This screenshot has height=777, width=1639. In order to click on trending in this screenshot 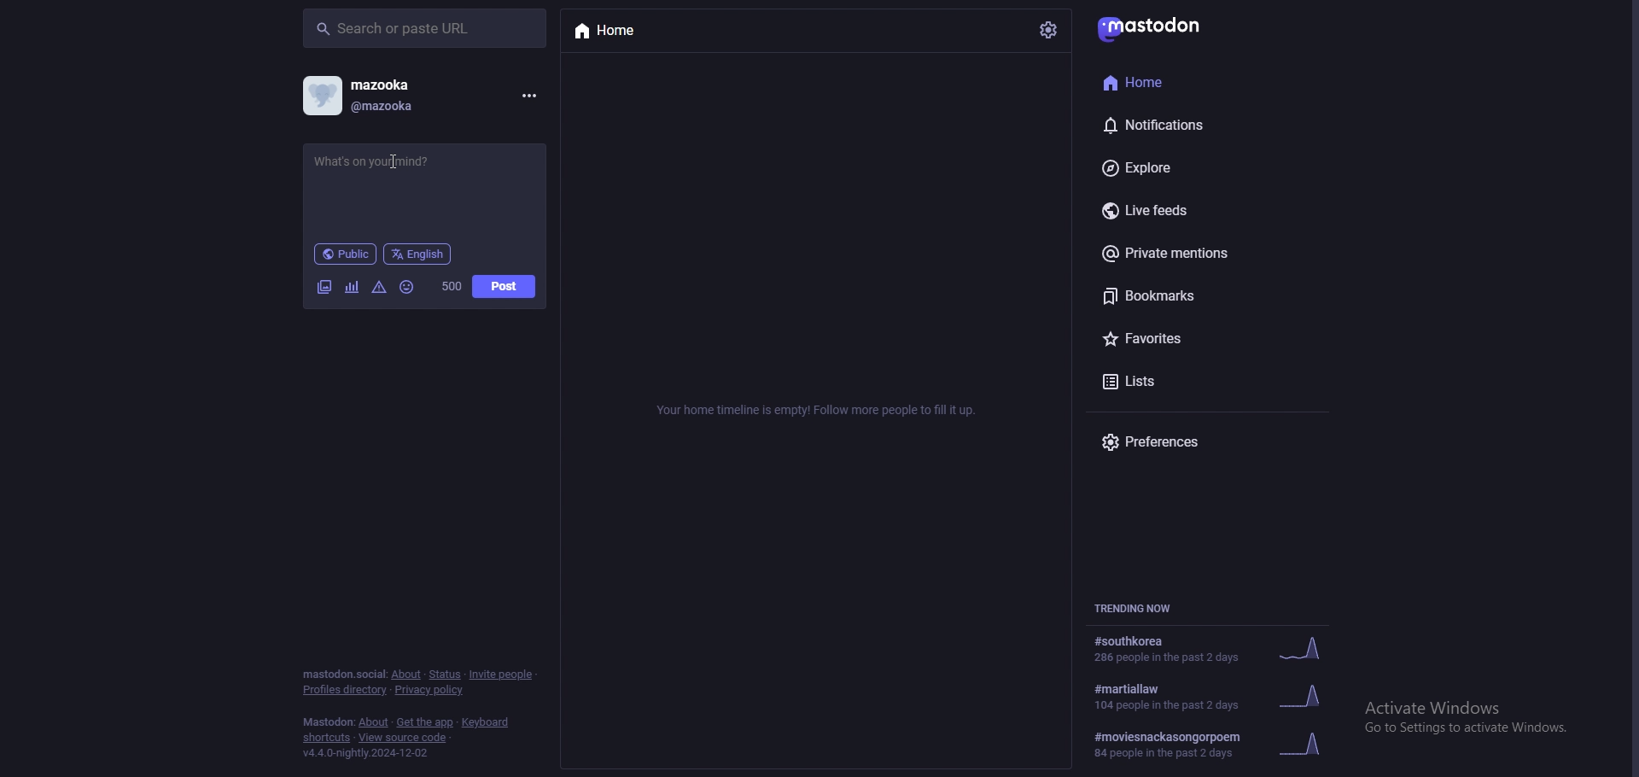, I will do `click(1214, 695)`.